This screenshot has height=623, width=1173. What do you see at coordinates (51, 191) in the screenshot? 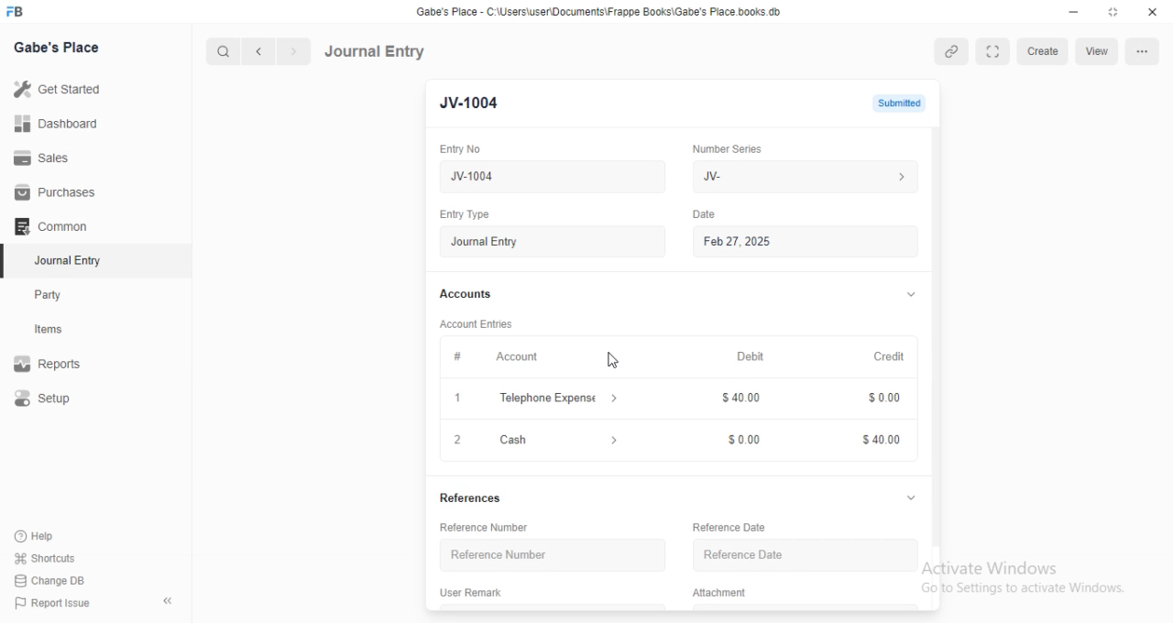
I see `Purchases` at bounding box center [51, 191].